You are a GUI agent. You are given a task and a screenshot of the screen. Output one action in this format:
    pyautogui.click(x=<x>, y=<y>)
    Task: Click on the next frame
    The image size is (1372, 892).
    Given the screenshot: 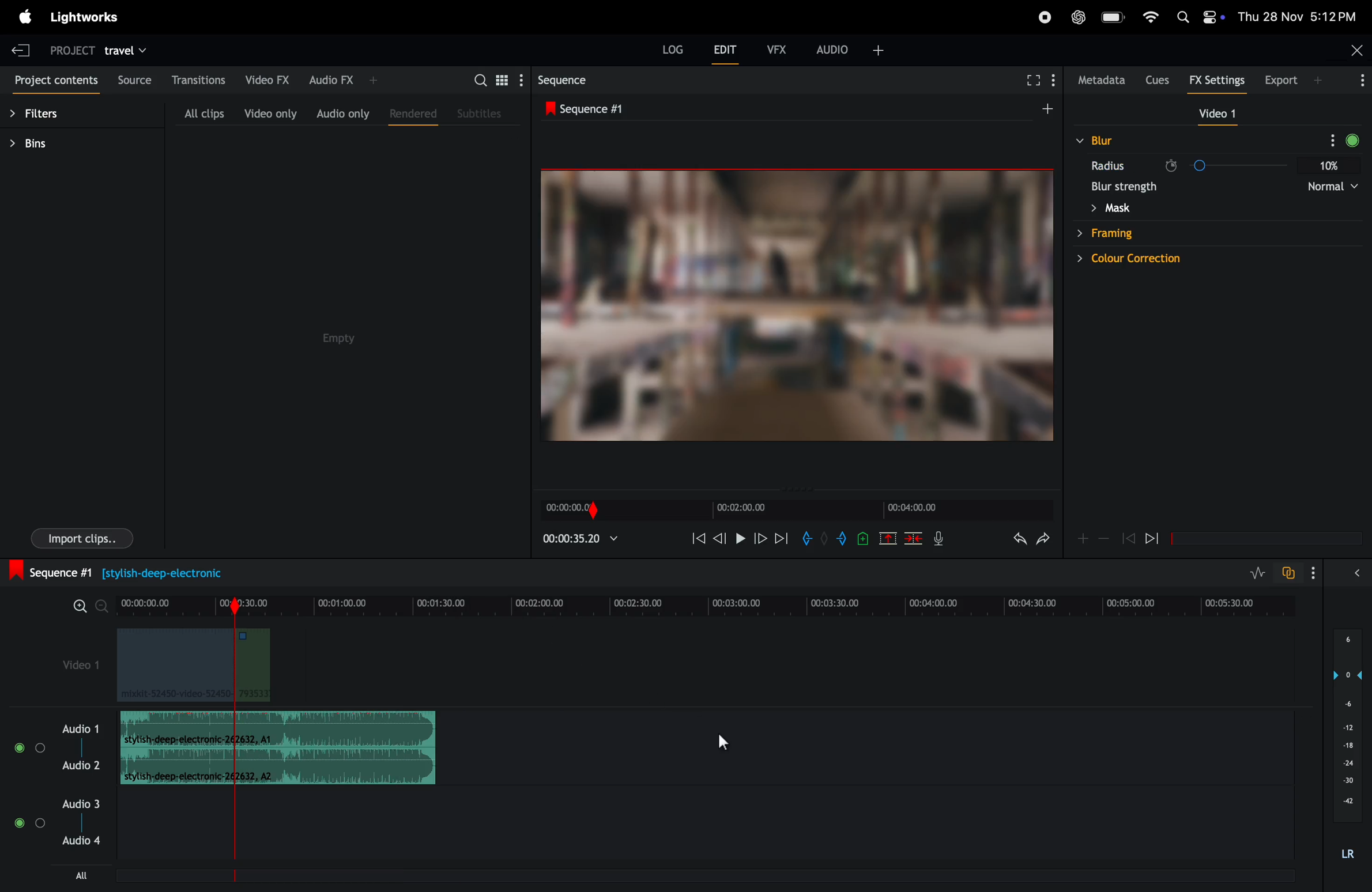 What is the action you would take?
    pyautogui.click(x=761, y=539)
    